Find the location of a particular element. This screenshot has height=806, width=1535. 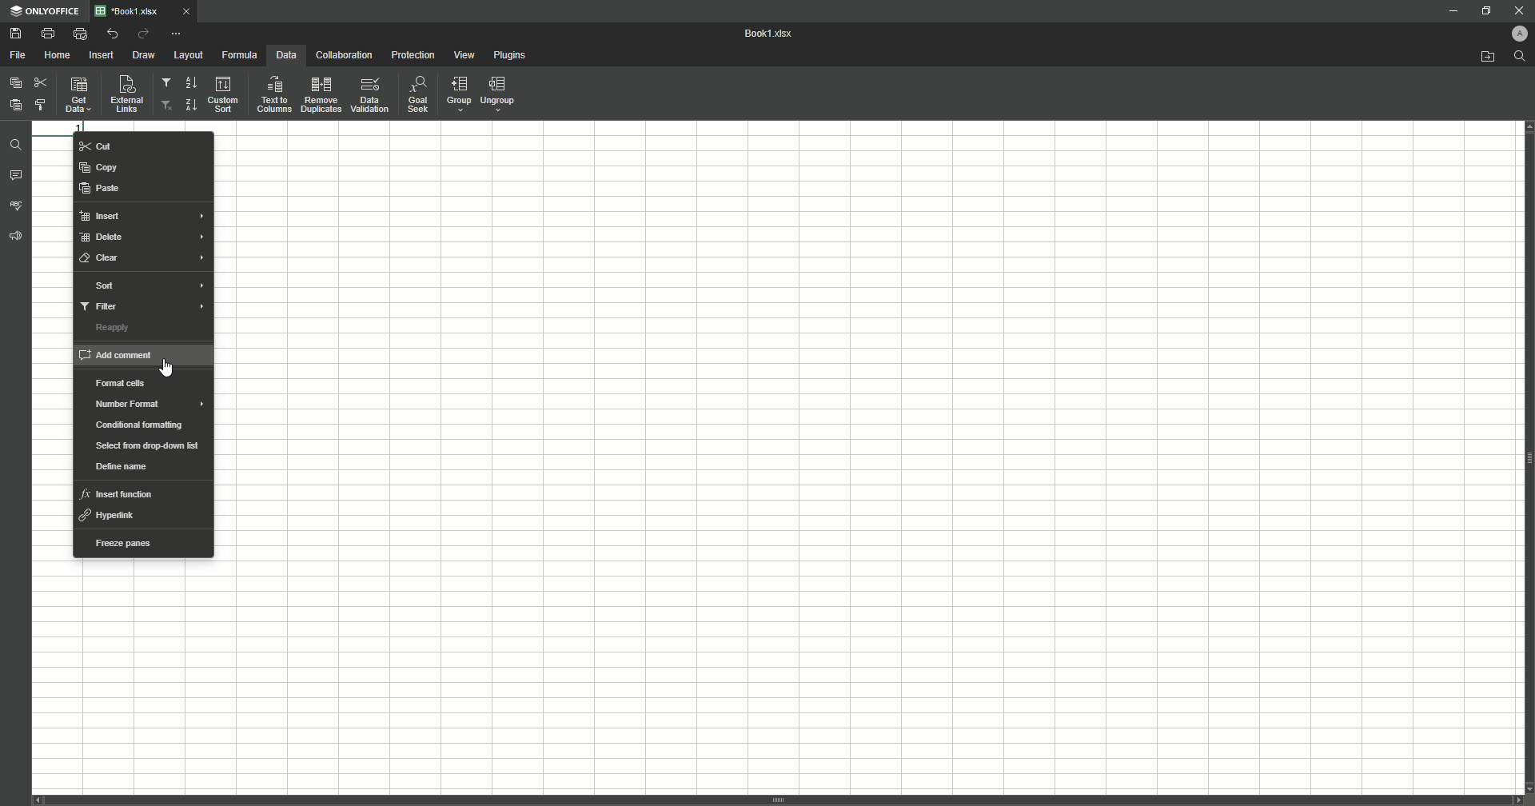

Print is located at coordinates (47, 34).